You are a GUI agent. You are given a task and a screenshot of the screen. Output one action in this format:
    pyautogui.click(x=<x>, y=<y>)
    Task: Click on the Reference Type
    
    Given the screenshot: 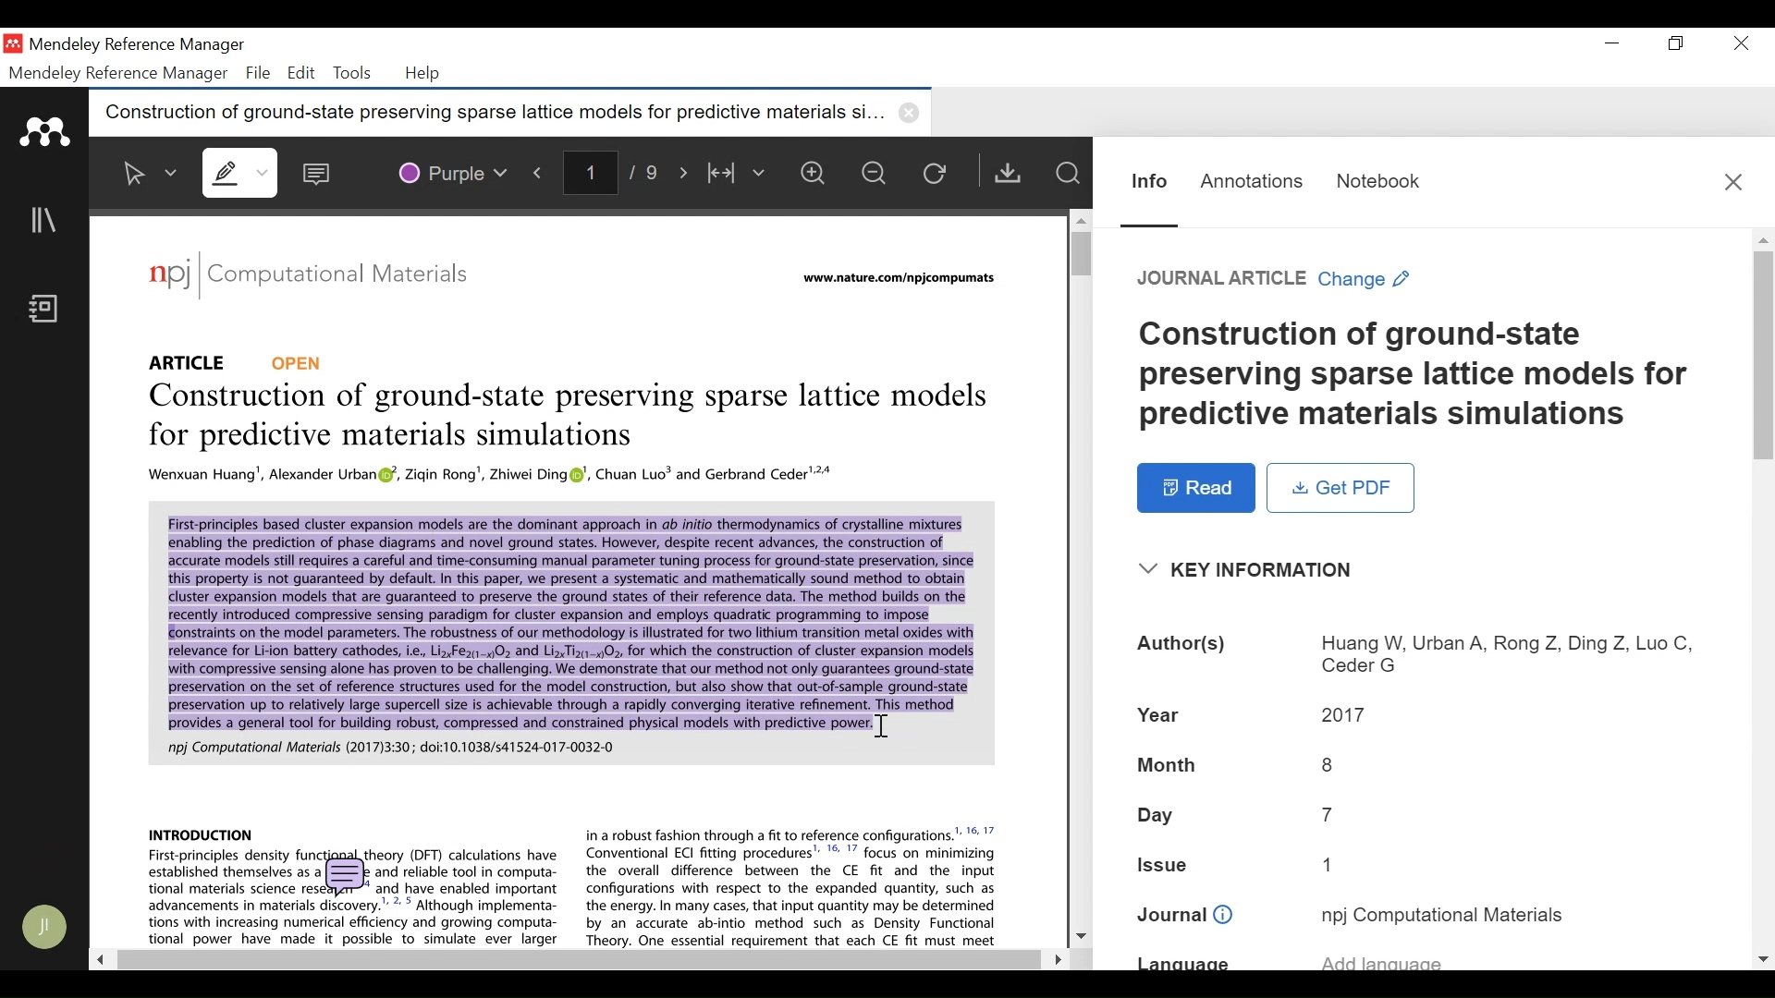 What is the action you would take?
    pyautogui.click(x=238, y=361)
    